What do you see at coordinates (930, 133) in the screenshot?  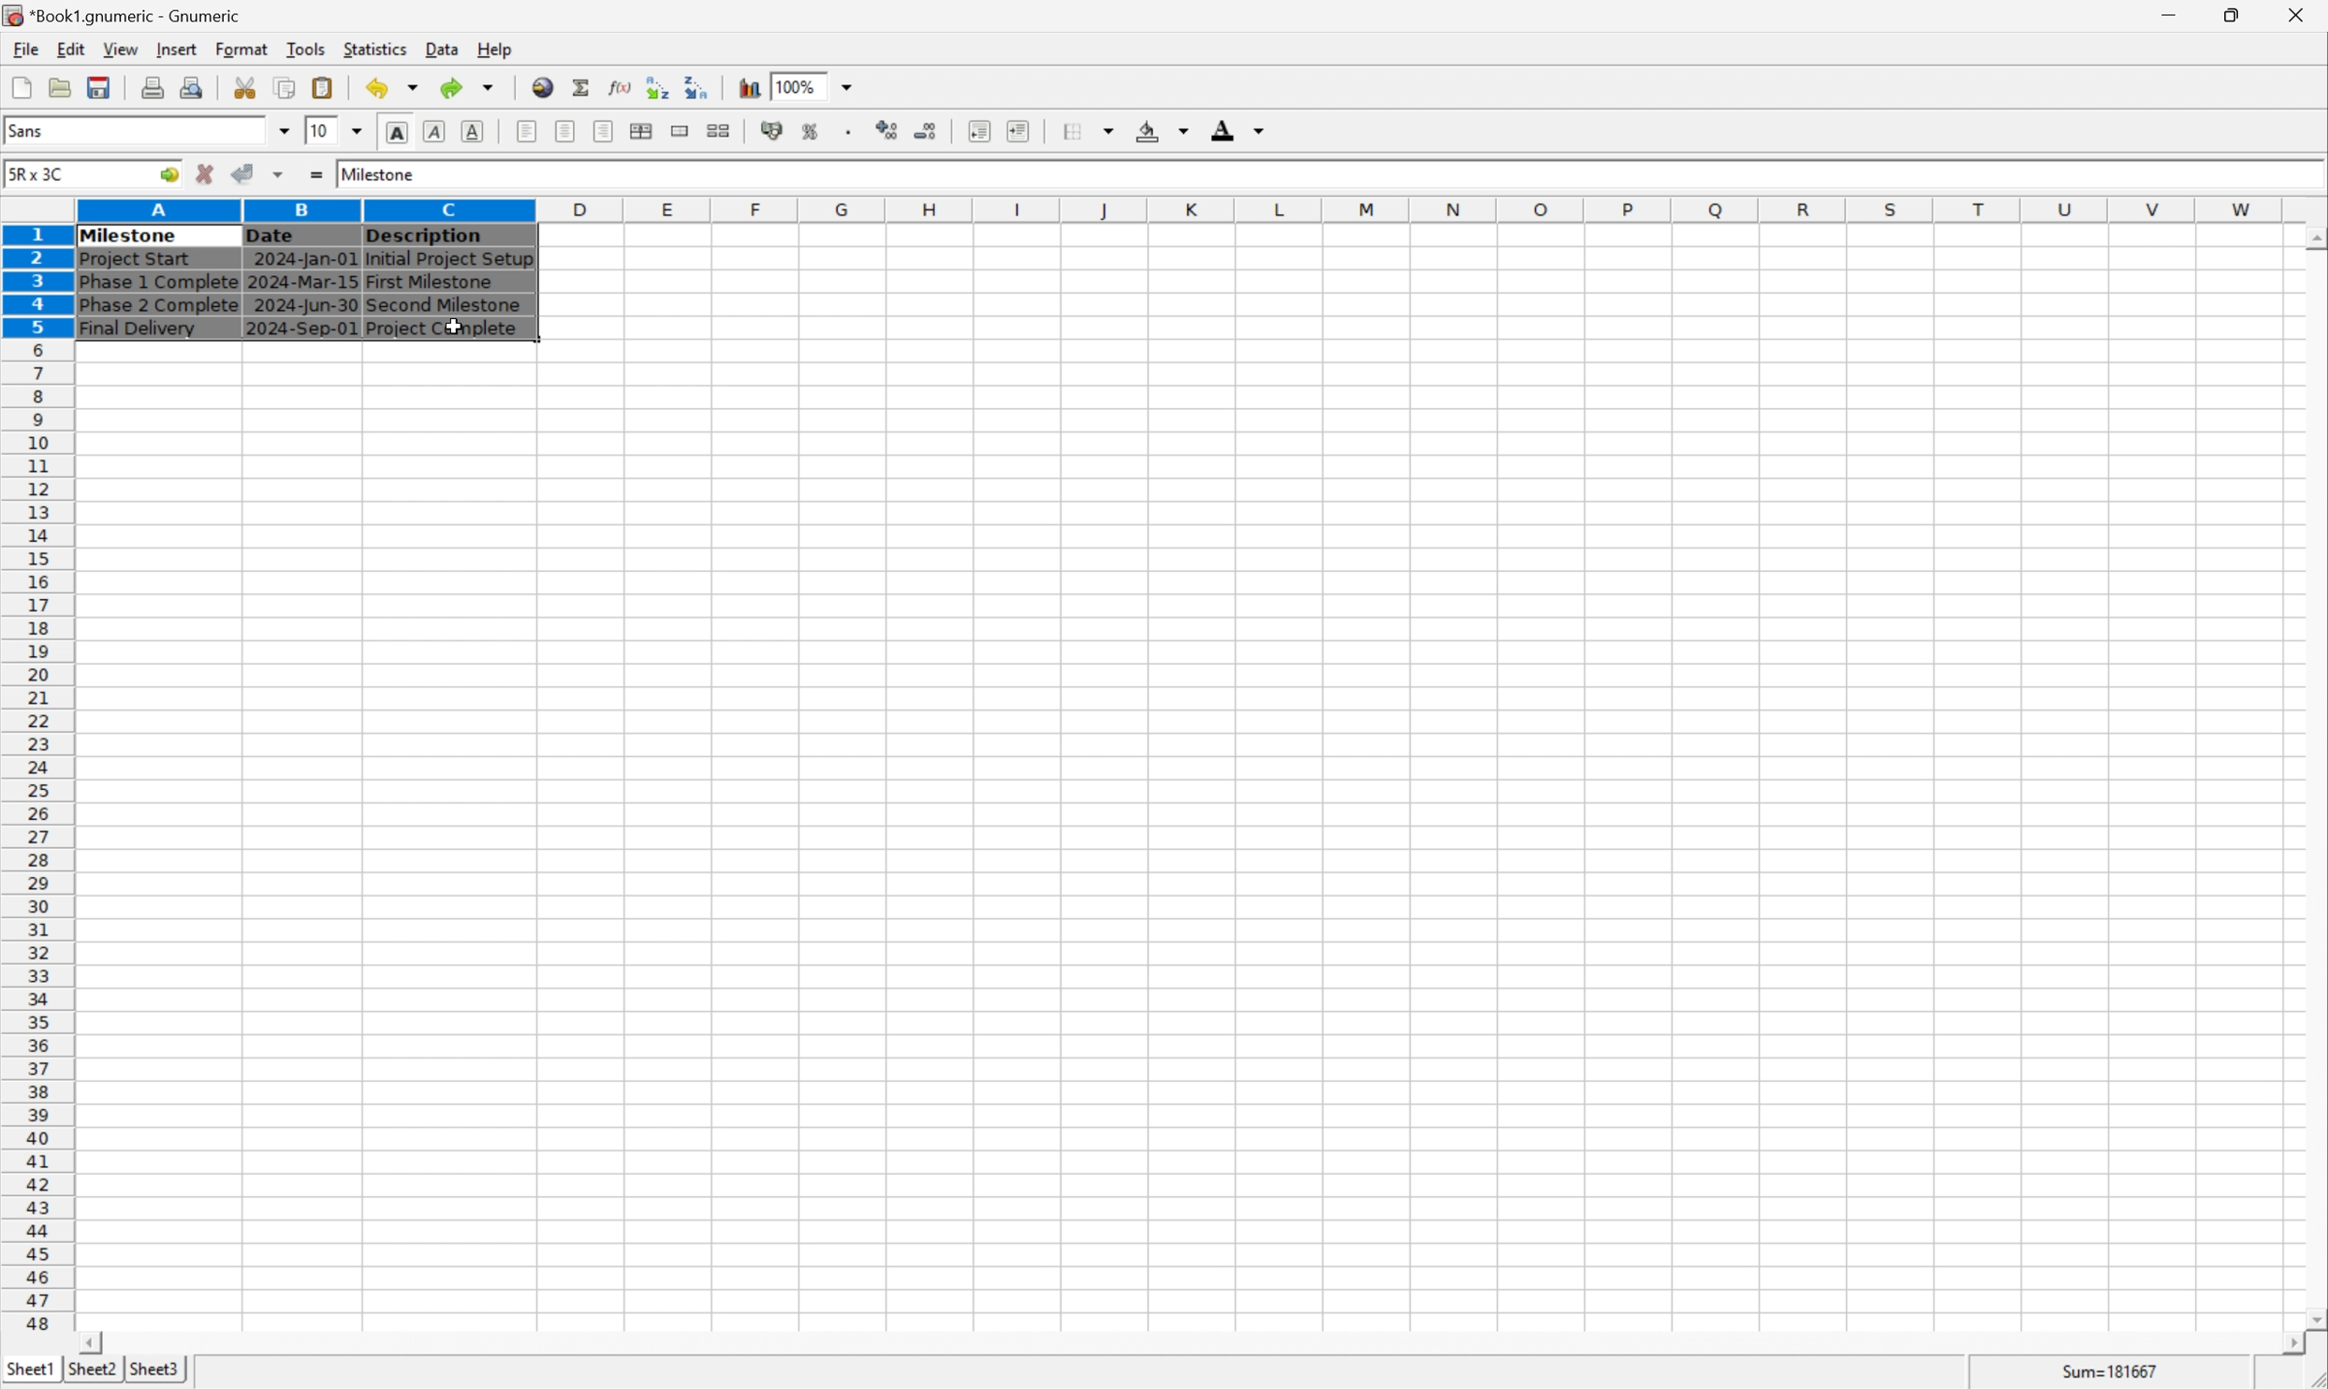 I see `decrease number of decimals displayed` at bounding box center [930, 133].